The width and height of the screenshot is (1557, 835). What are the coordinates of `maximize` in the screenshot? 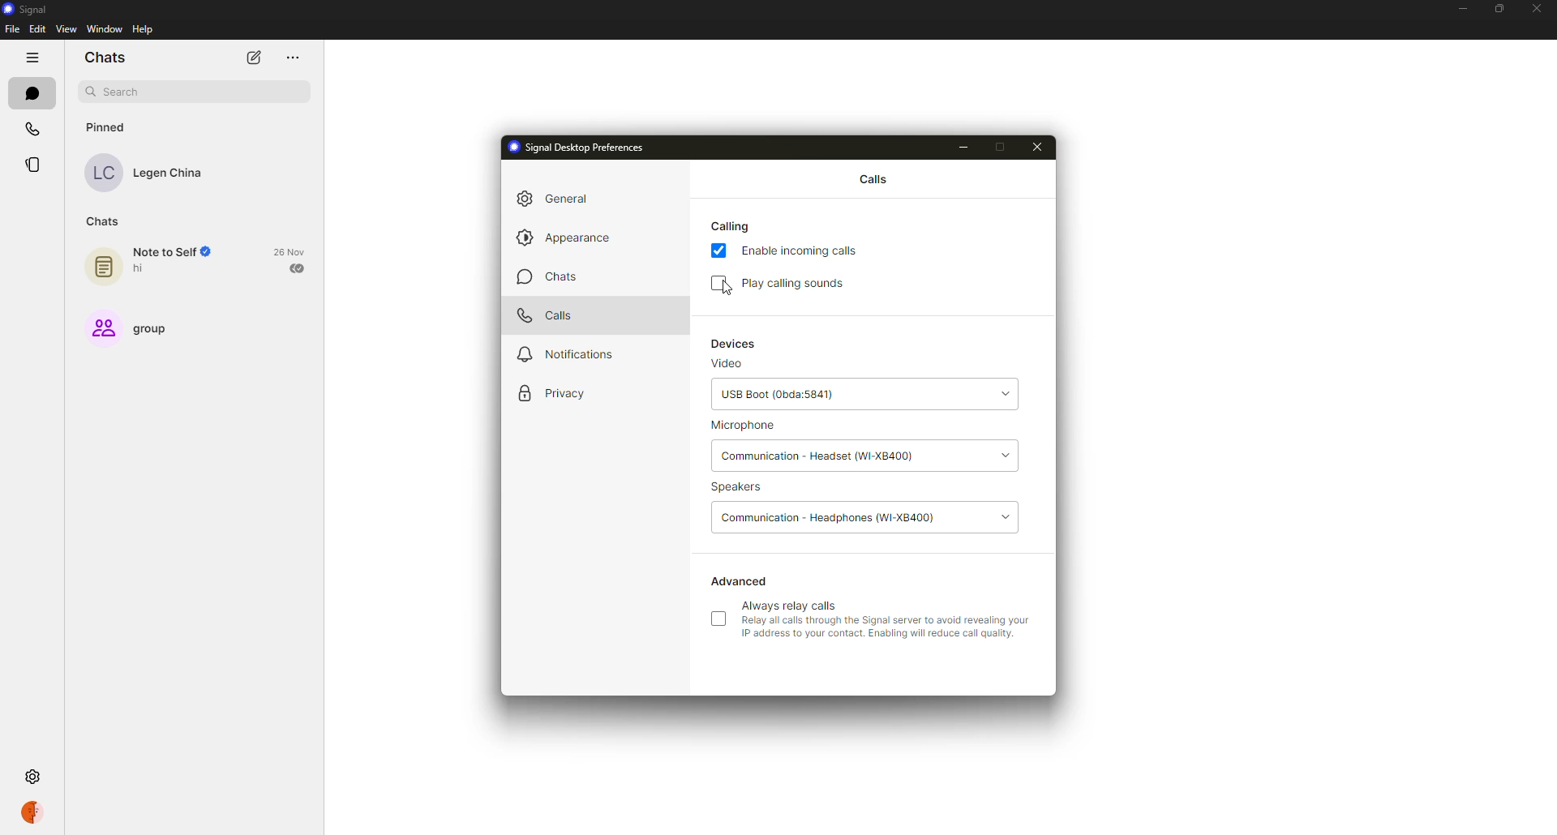 It's located at (1499, 9).